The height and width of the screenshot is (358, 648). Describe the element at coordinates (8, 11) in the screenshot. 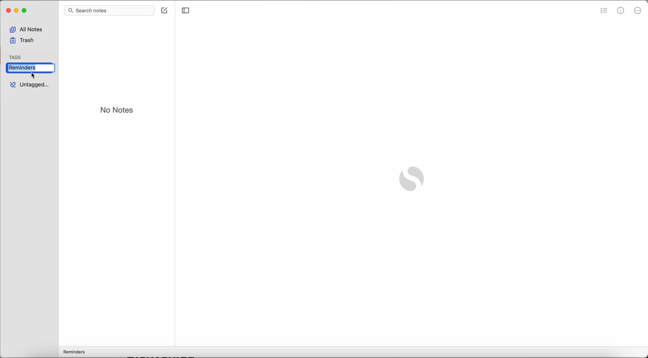

I see `close simplenote` at that location.